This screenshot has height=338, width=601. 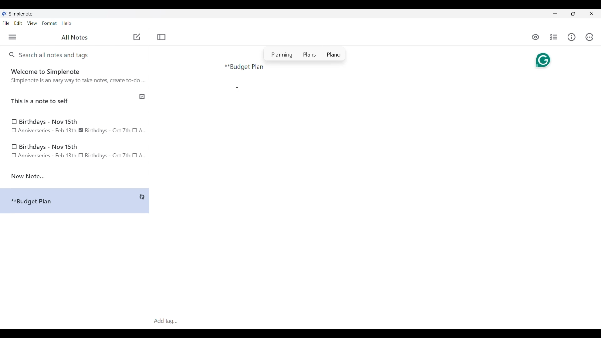 What do you see at coordinates (76, 75) in the screenshot?
I see `Software welcome note` at bounding box center [76, 75].